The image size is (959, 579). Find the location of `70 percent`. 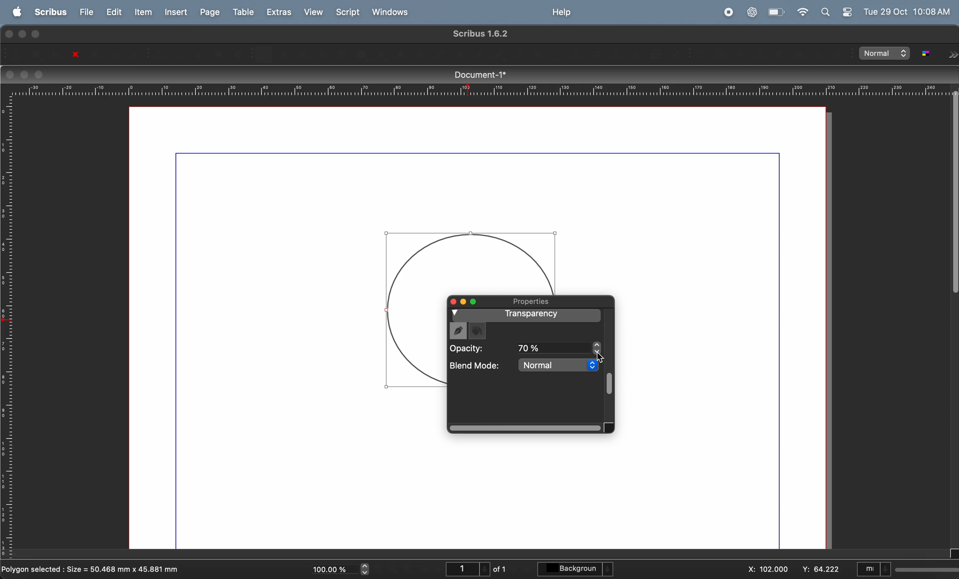

70 percent is located at coordinates (558, 347).